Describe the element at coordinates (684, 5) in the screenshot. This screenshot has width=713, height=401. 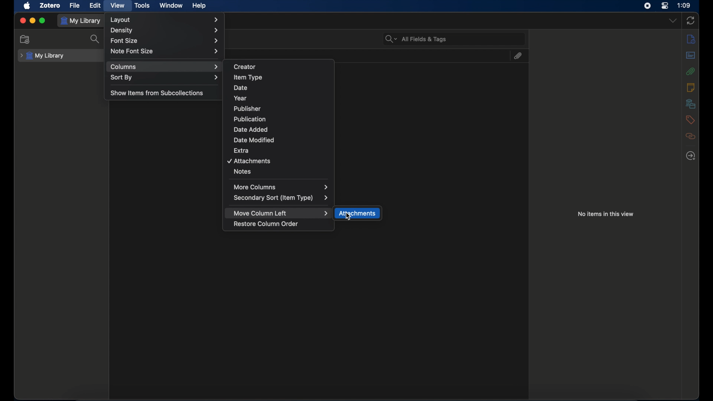
I see `time` at that location.